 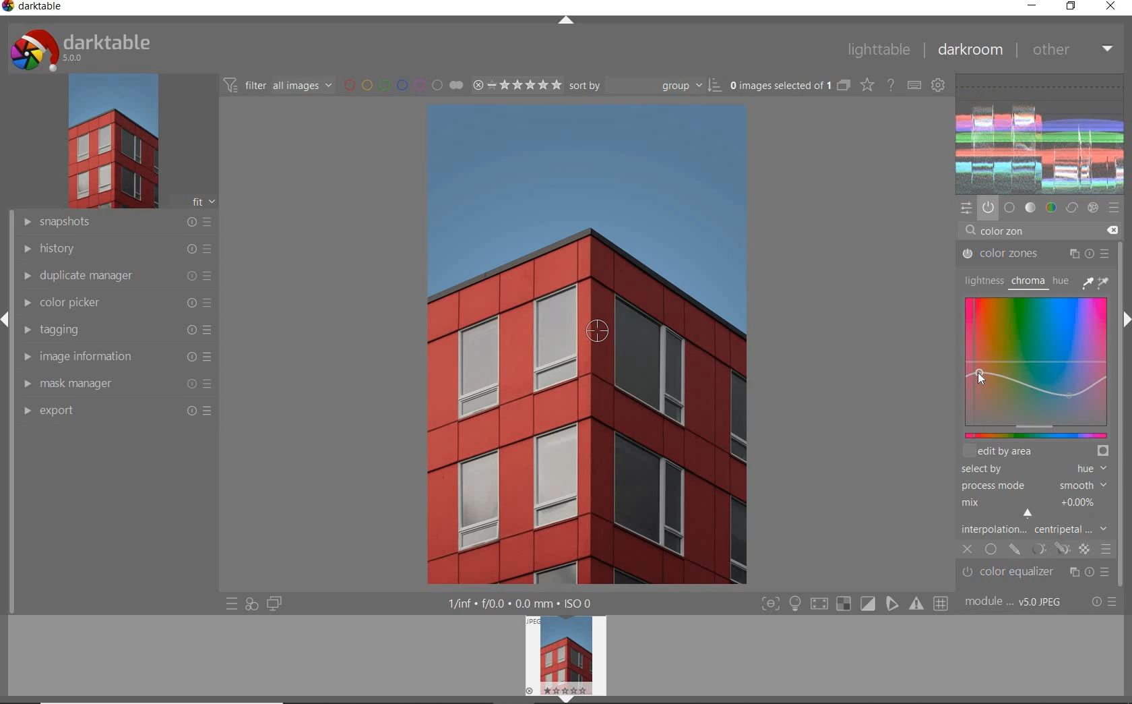 I want to click on filter by image color label, so click(x=403, y=85).